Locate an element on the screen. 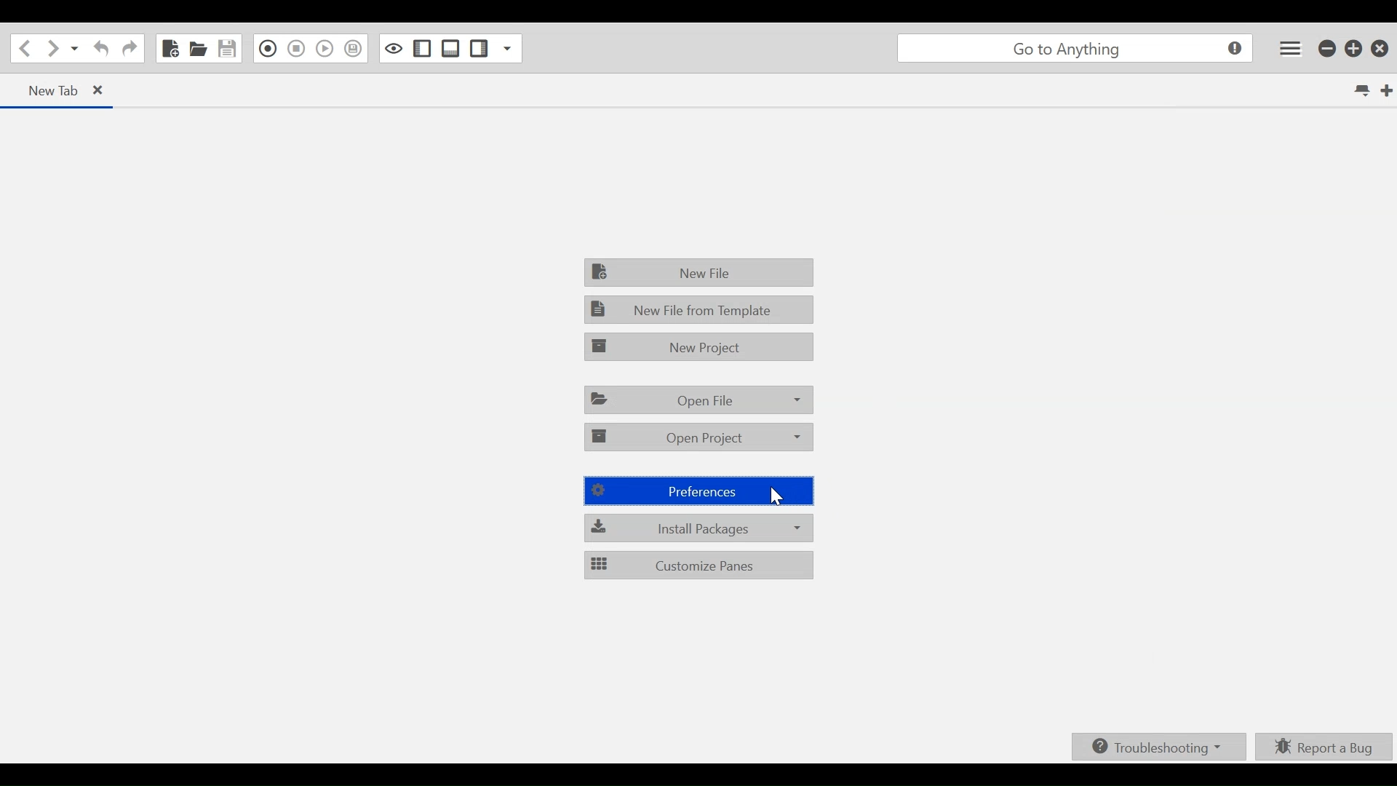  New Tab  is located at coordinates (1385, 90).